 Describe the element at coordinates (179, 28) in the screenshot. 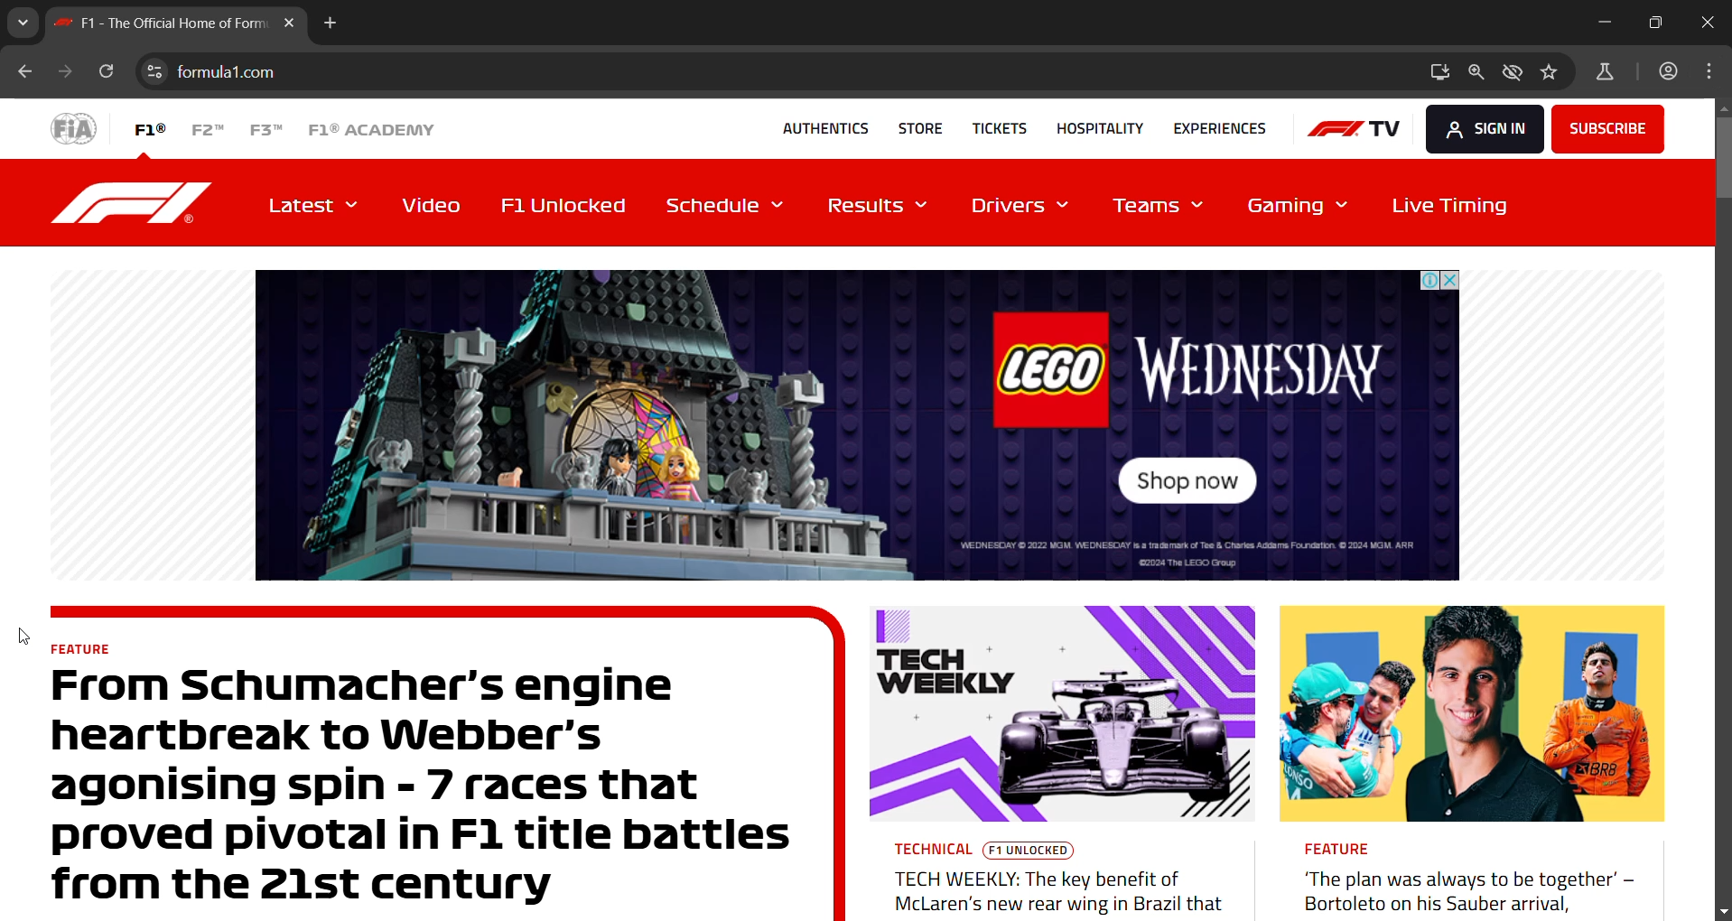

I see `f1 the official home of form ` at that location.